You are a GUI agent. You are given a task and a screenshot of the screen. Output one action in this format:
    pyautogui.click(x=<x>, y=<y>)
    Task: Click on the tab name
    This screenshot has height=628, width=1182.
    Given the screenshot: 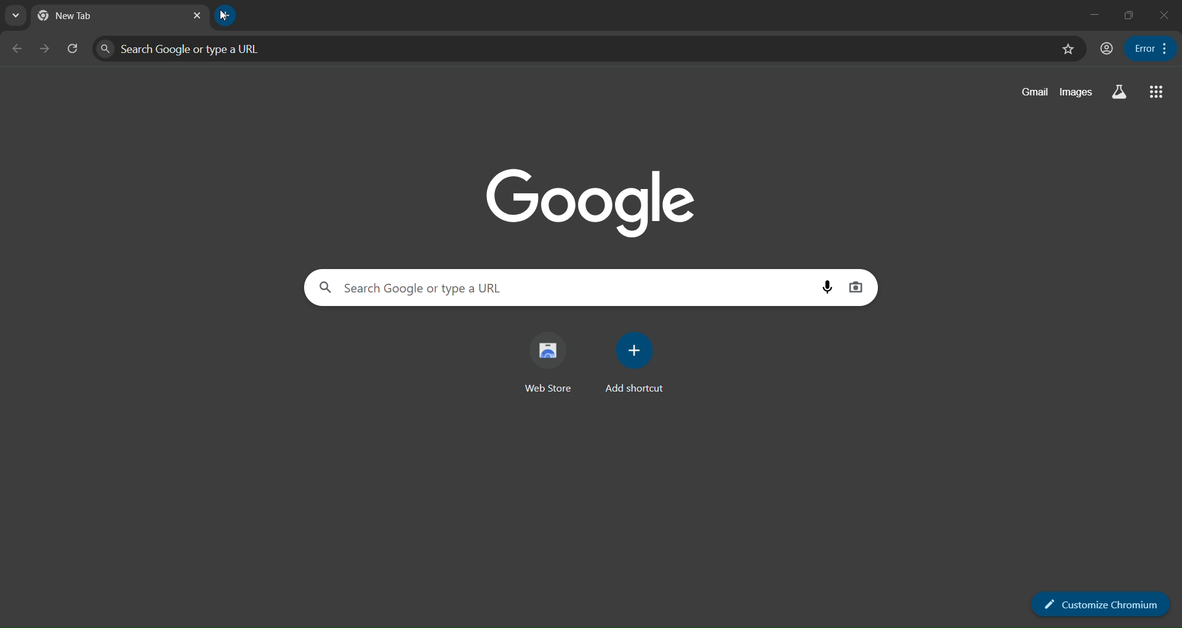 What is the action you would take?
    pyautogui.click(x=102, y=17)
    